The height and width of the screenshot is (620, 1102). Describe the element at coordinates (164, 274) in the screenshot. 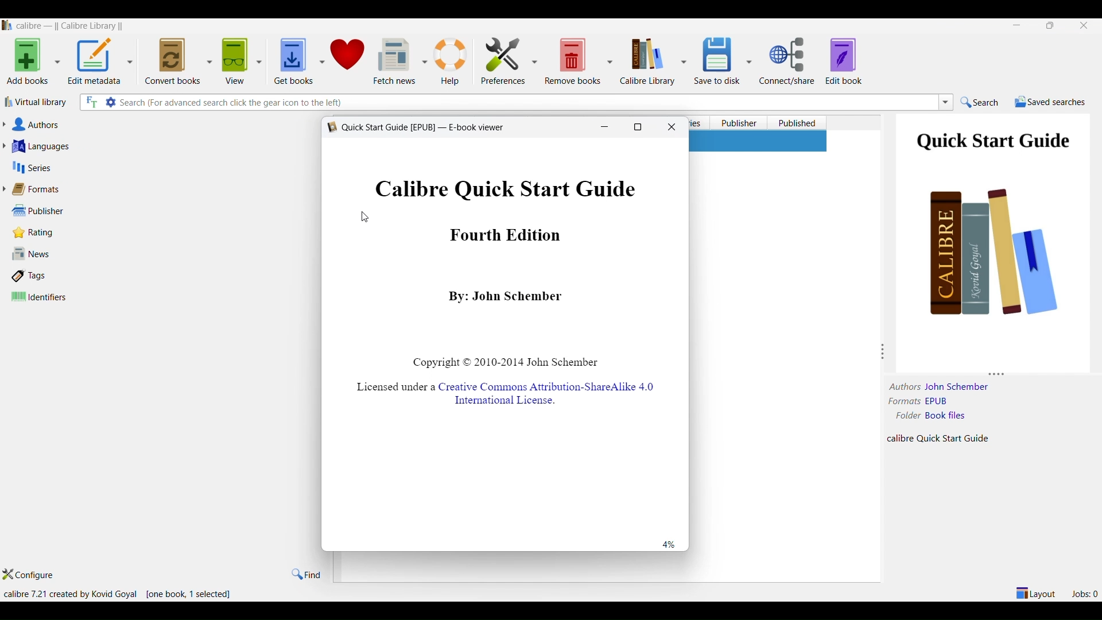

I see `tags ` at that location.